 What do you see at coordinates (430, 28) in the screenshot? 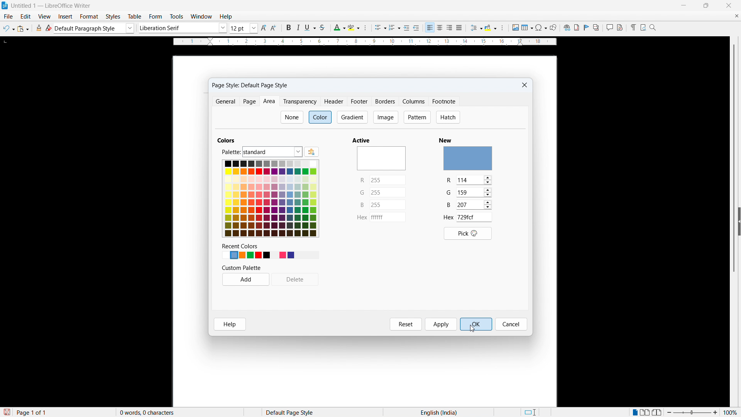
I see `Align left` at bounding box center [430, 28].